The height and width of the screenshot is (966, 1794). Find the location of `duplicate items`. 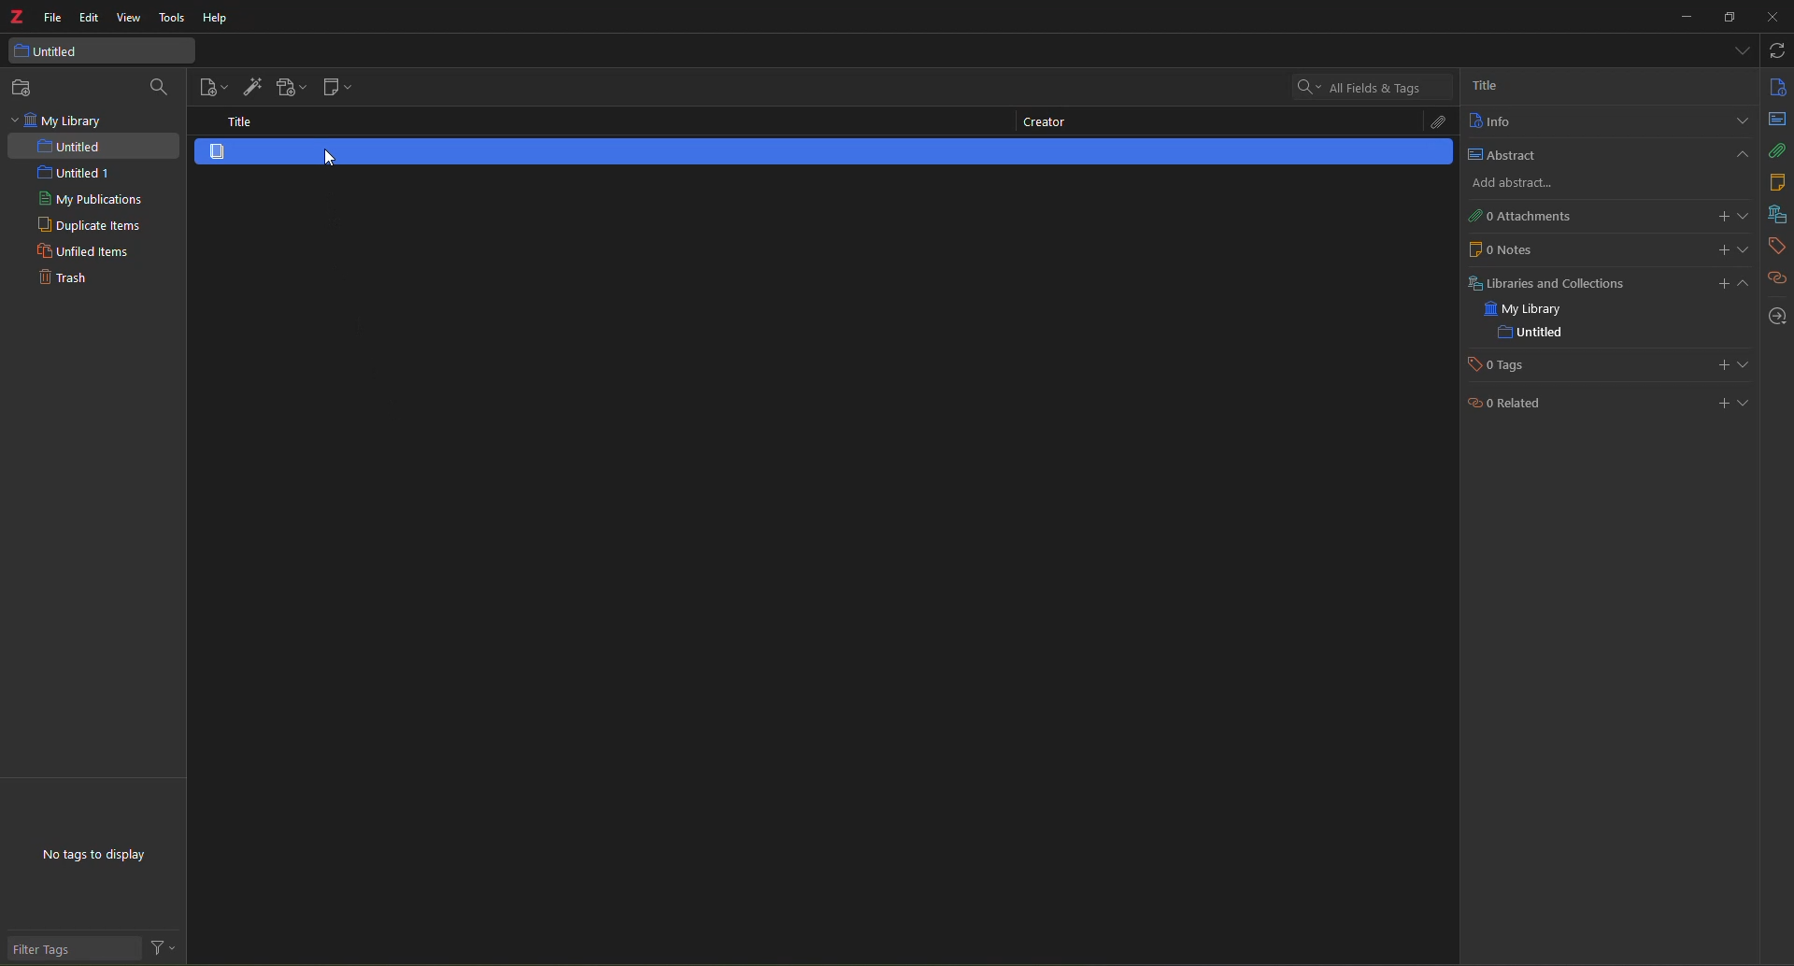

duplicate items is located at coordinates (88, 226).